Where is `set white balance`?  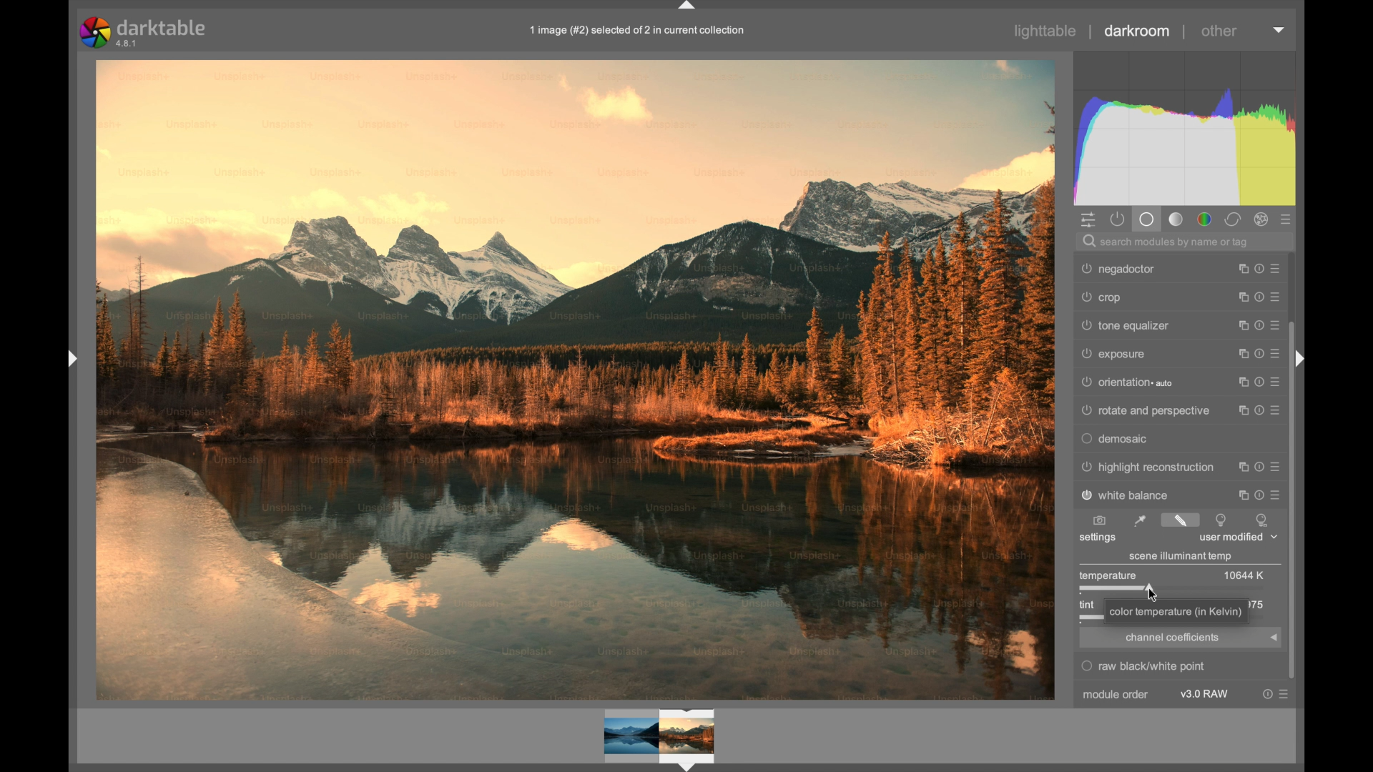
set white balance is located at coordinates (1261, 518).